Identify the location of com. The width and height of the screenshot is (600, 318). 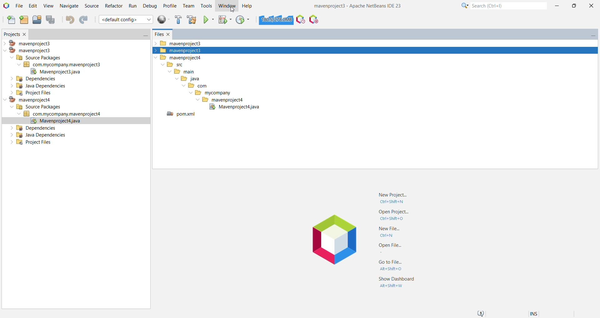
(195, 86).